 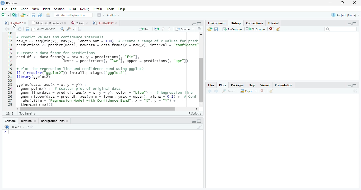 What do you see at coordinates (14, 9) in the screenshot?
I see `Edit` at bounding box center [14, 9].